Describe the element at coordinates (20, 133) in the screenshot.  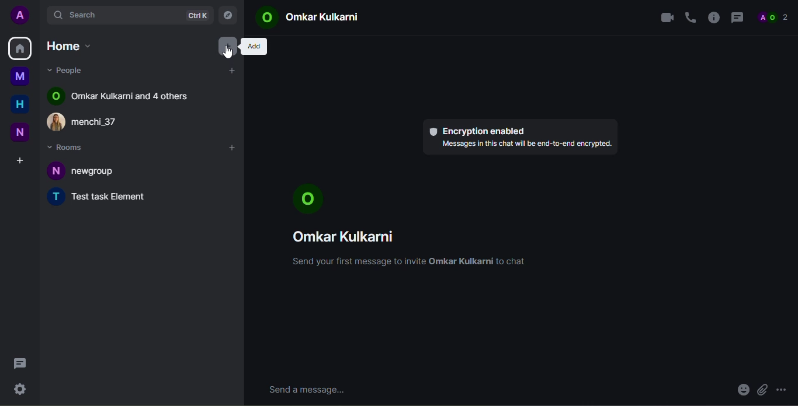
I see `new` at that location.